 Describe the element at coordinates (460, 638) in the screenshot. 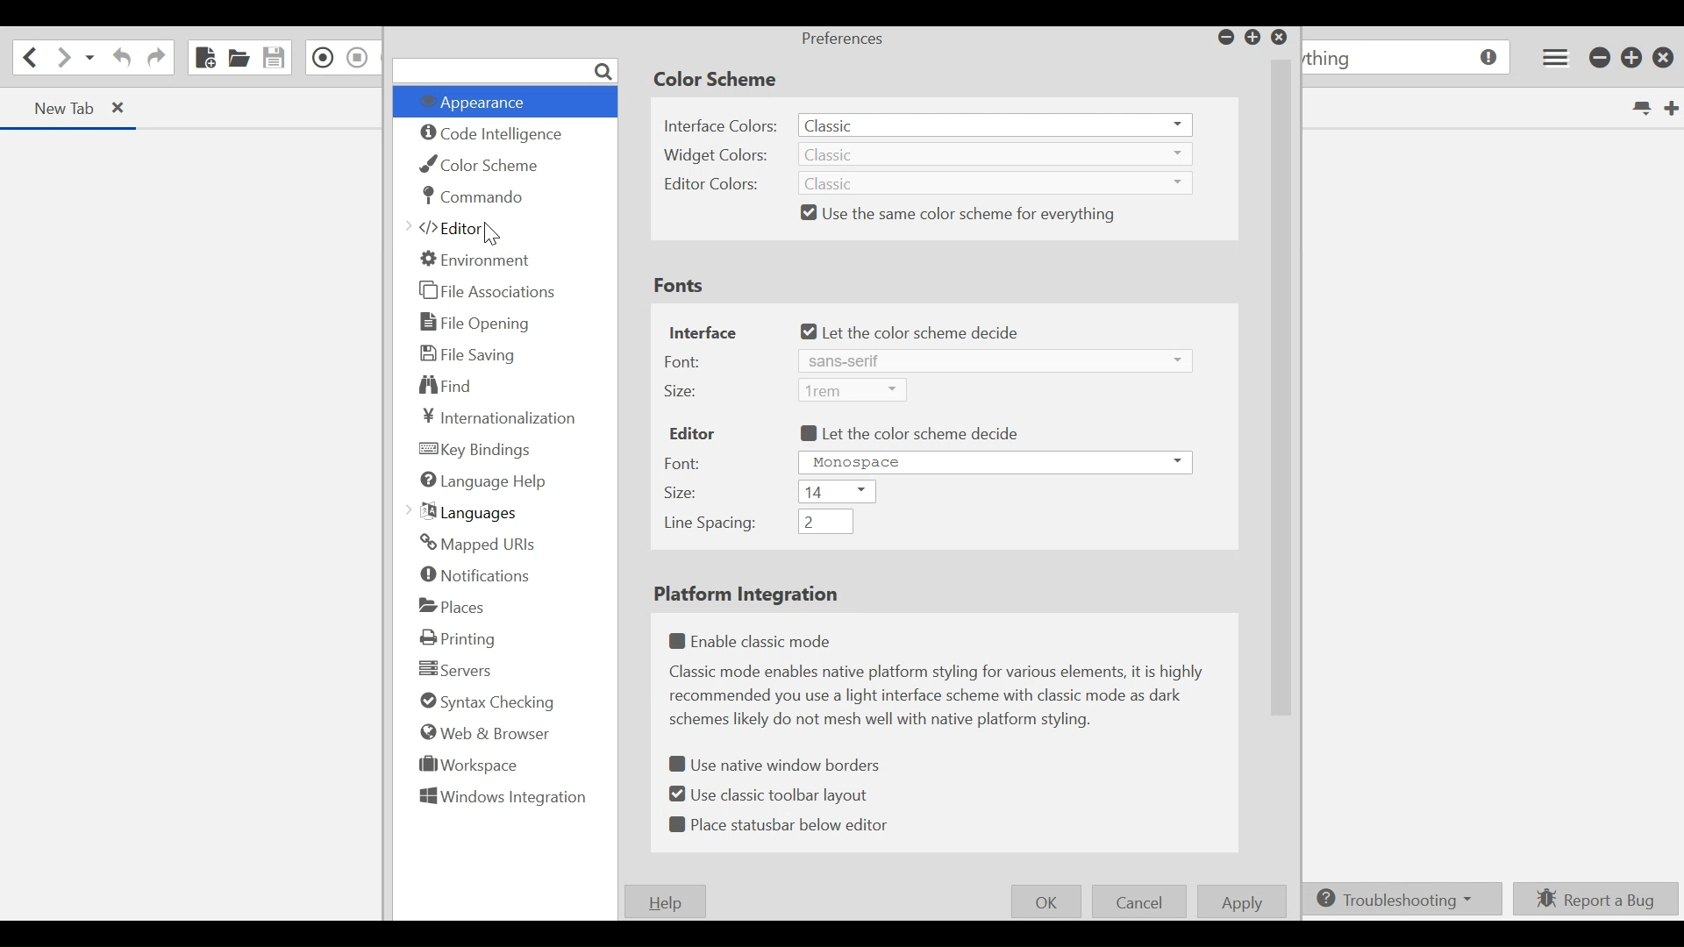

I see `Printing` at that location.